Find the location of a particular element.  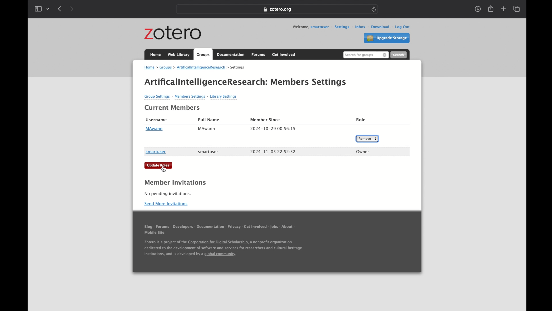

MAwann is located at coordinates (154, 129).